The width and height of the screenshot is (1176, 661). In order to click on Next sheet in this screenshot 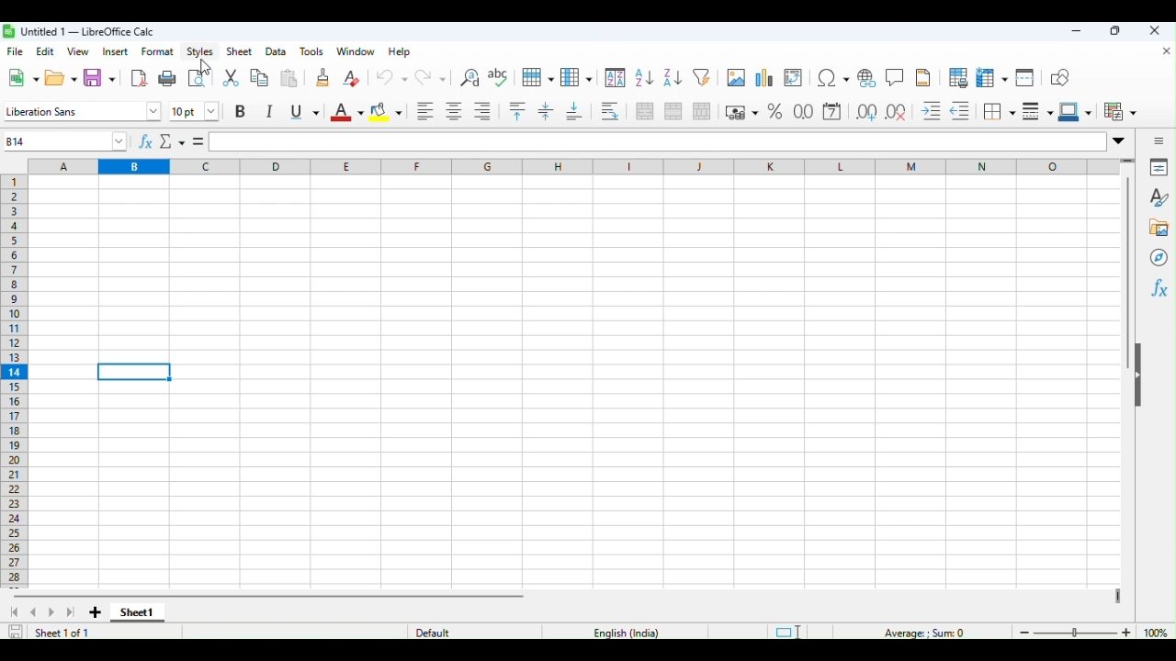, I will do `click(65, 612)`.